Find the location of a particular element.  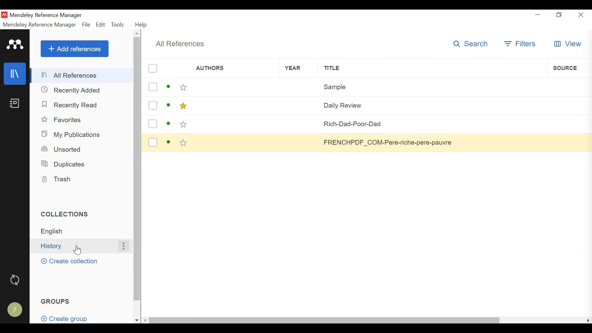

Source is located at coordinates (568, 124).